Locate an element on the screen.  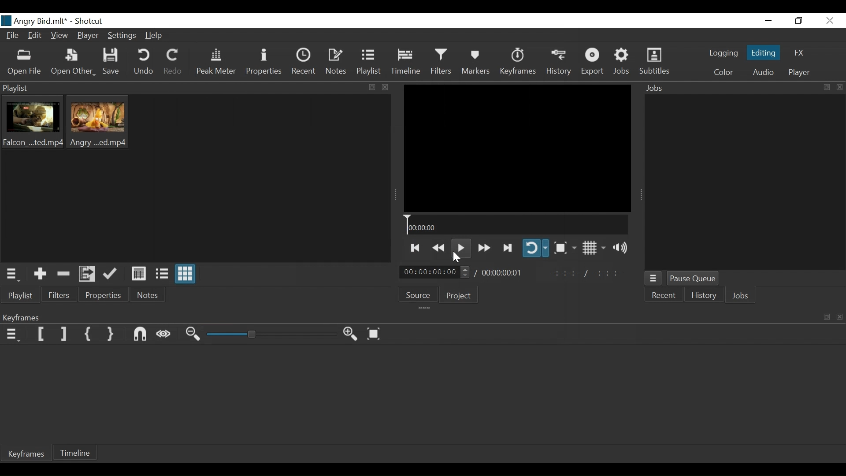
Open Other is located at coordinates (73, 63).